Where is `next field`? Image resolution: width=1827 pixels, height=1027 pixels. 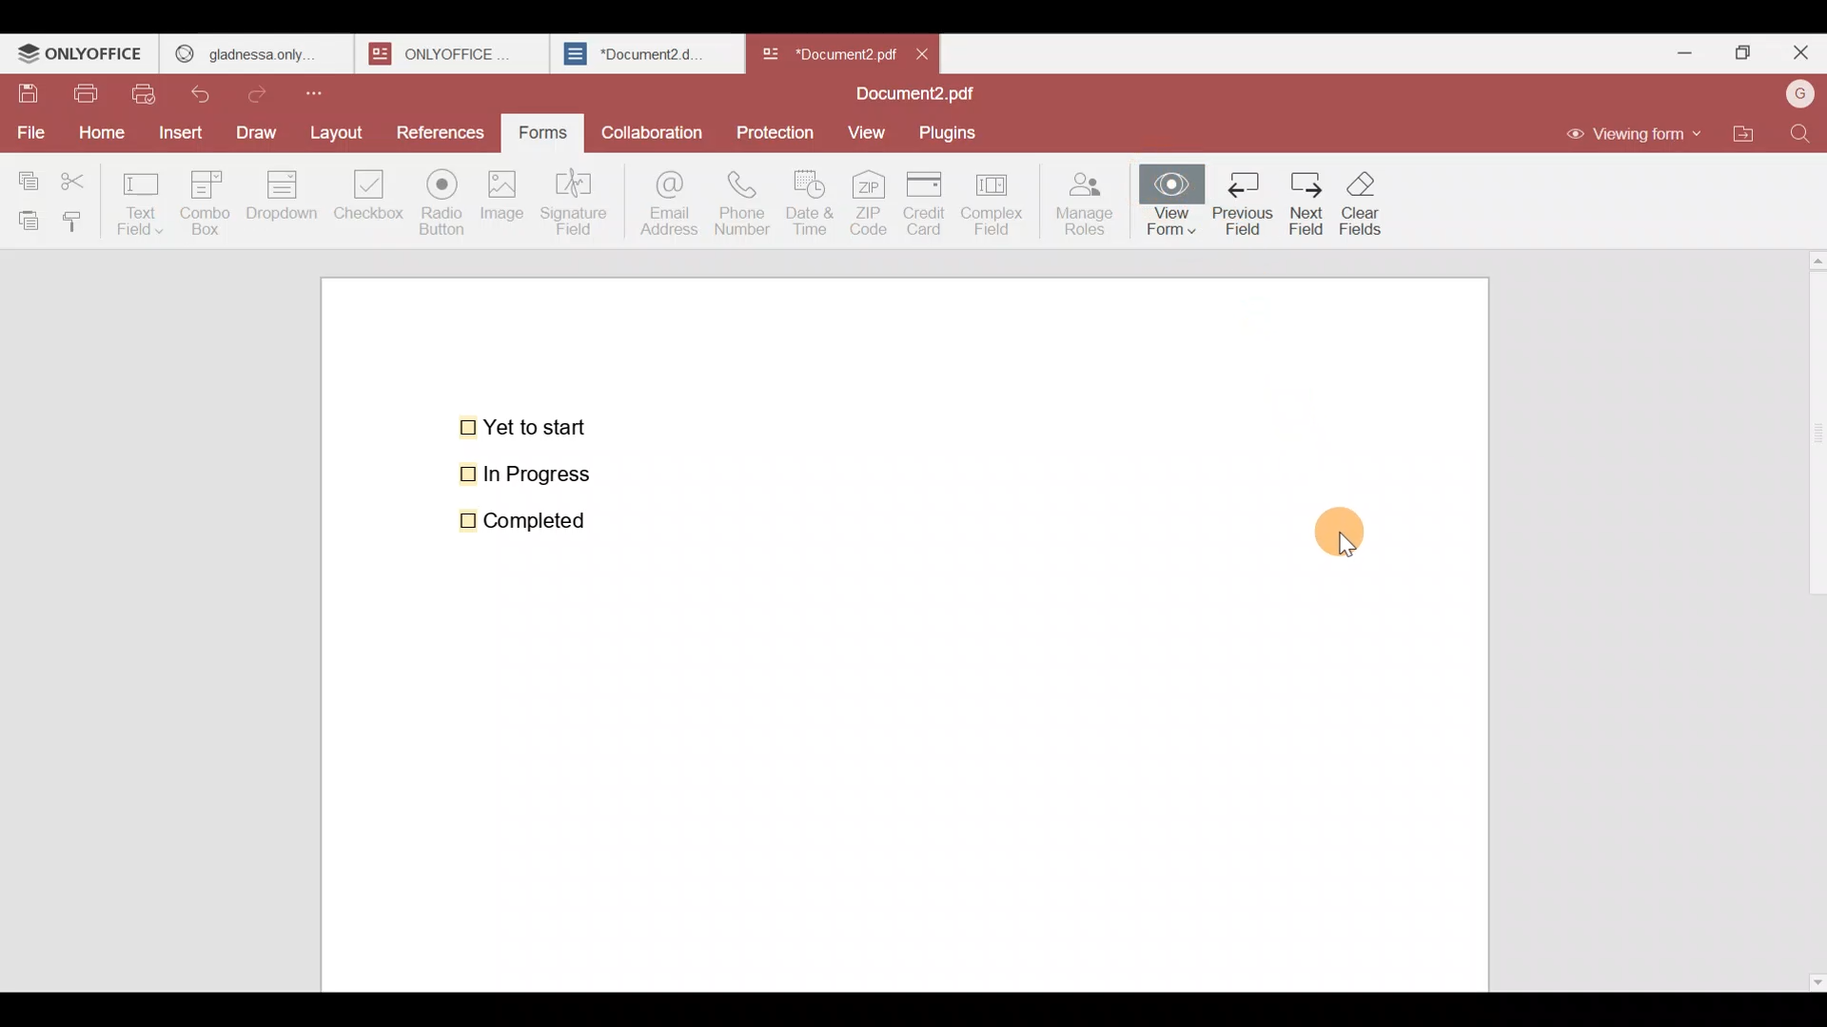 next field is located at coordinates (1304, 201).